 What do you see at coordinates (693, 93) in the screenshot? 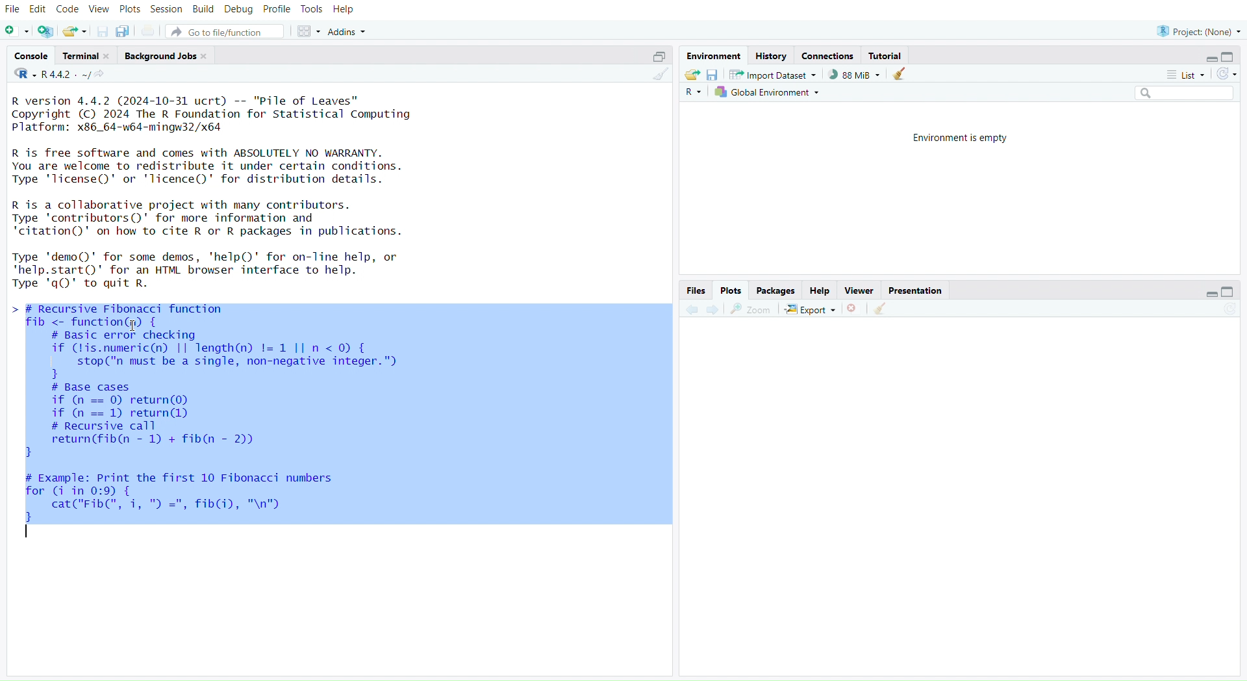
I see `R` at bounding box center [693, 93].